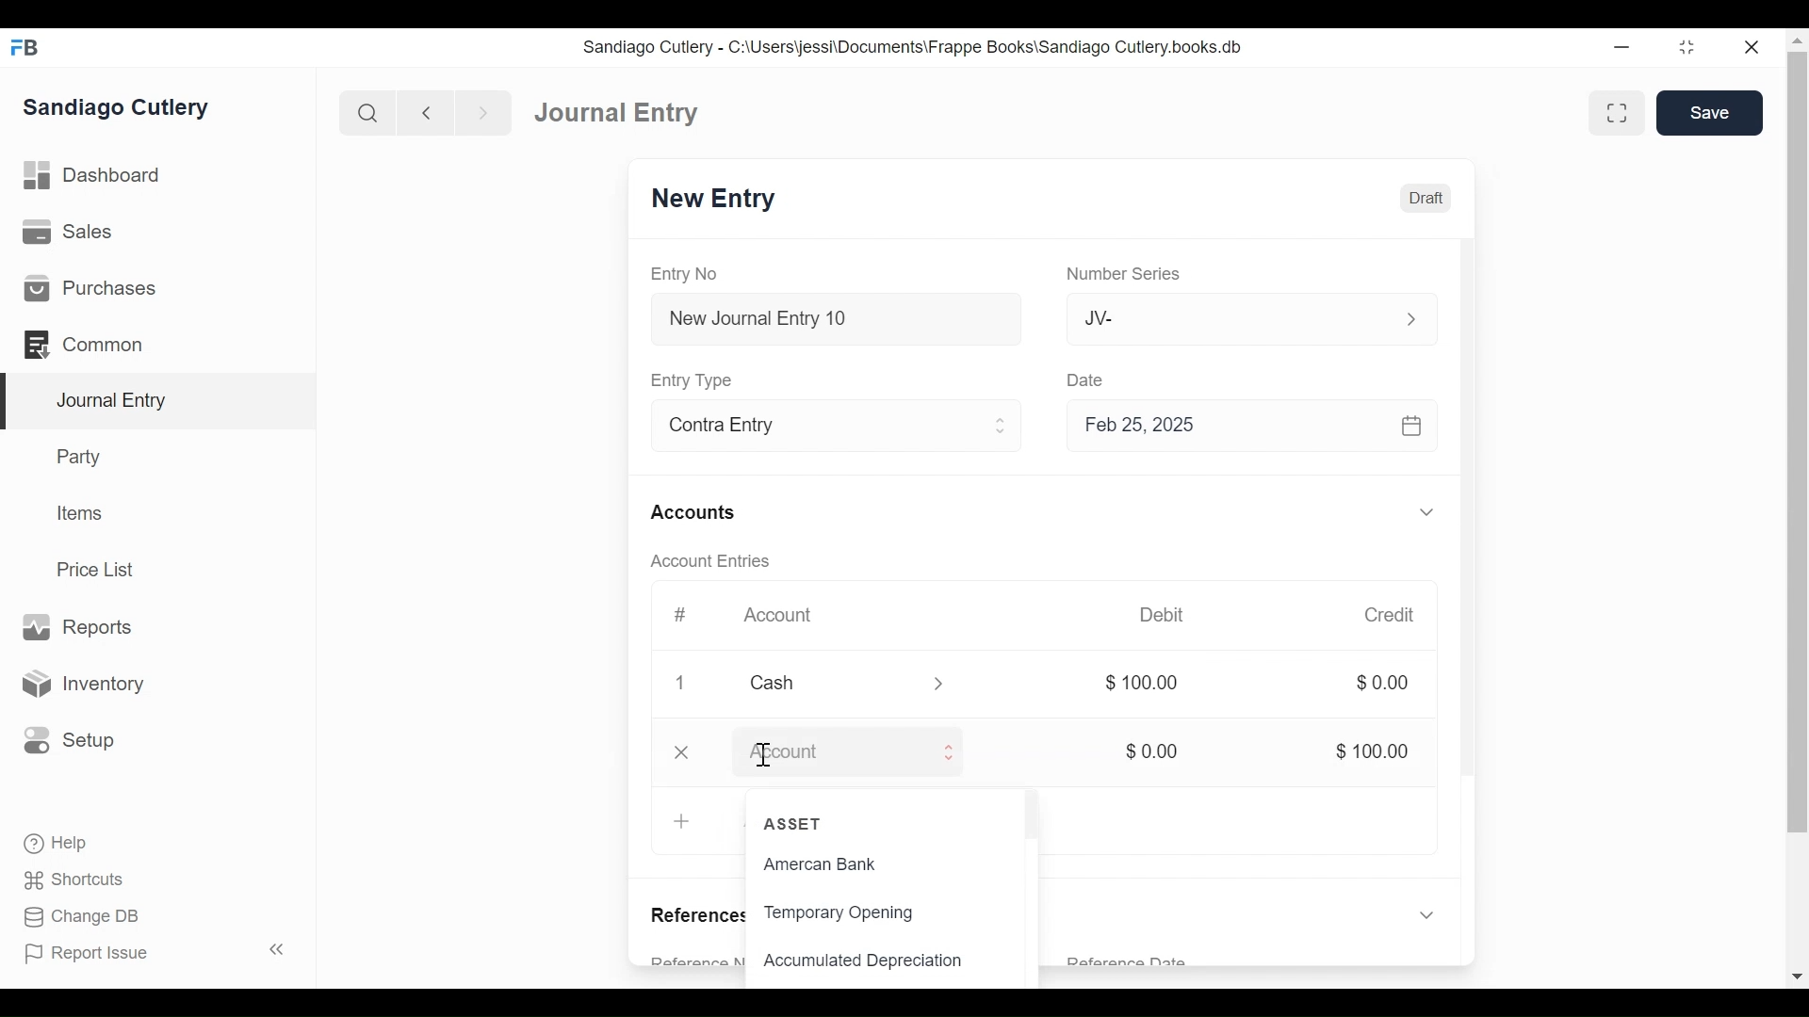 This screenshot has height=1017, width=1809. I want to click on Journal Entry, so click(159, 401).